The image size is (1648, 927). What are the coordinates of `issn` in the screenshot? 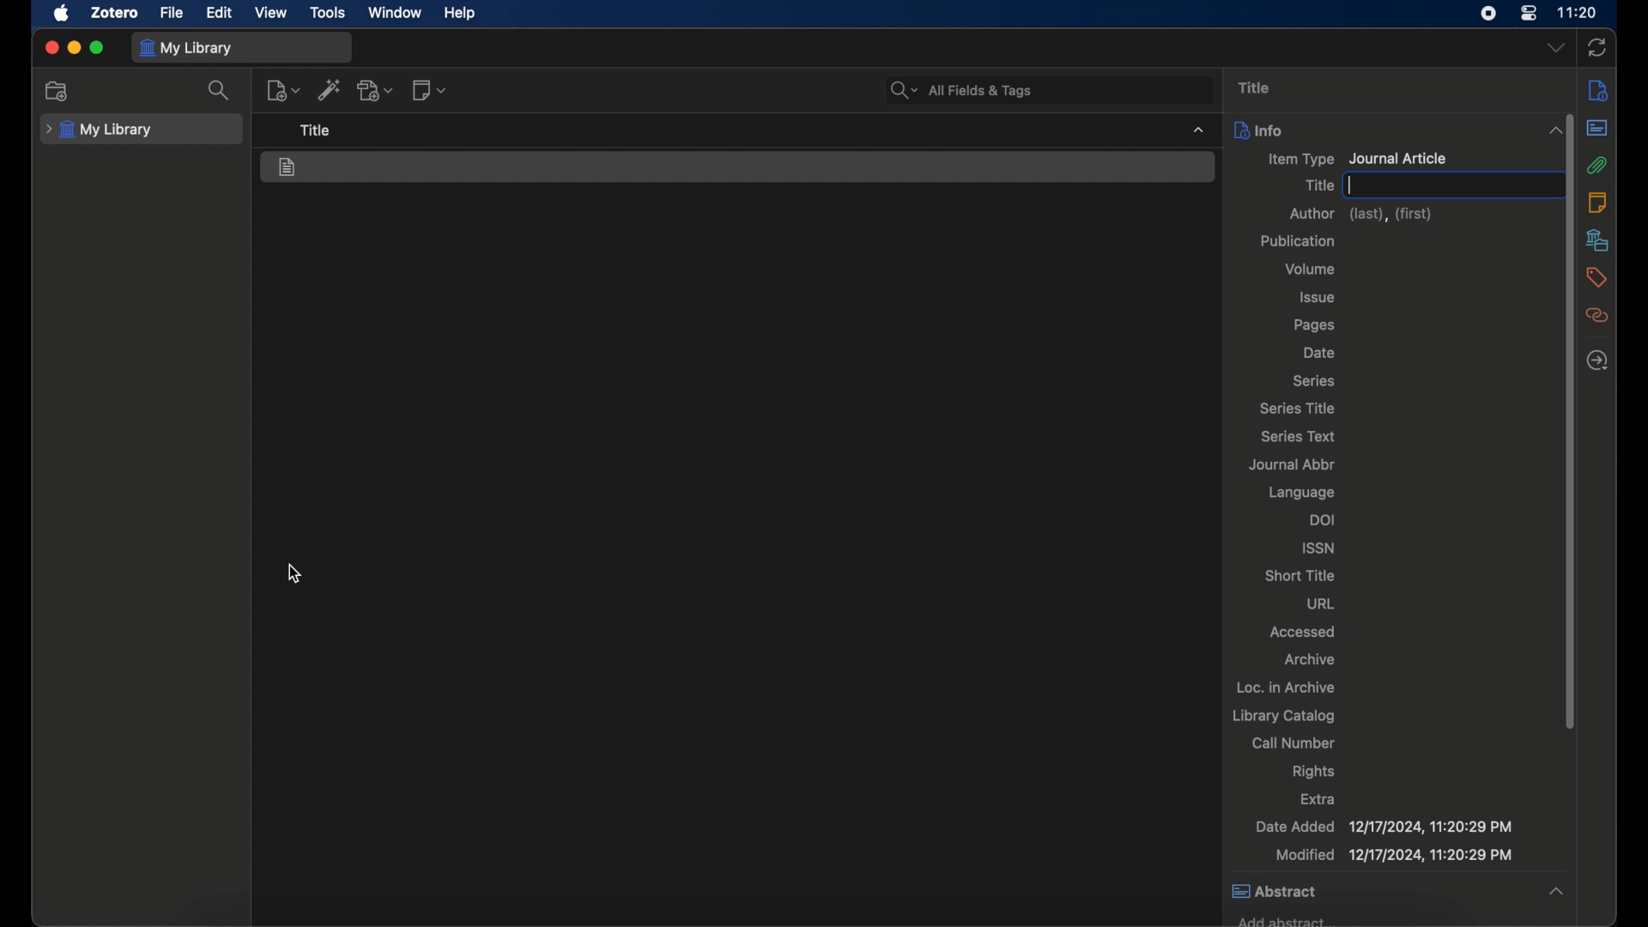 It's located at (1319, 548).